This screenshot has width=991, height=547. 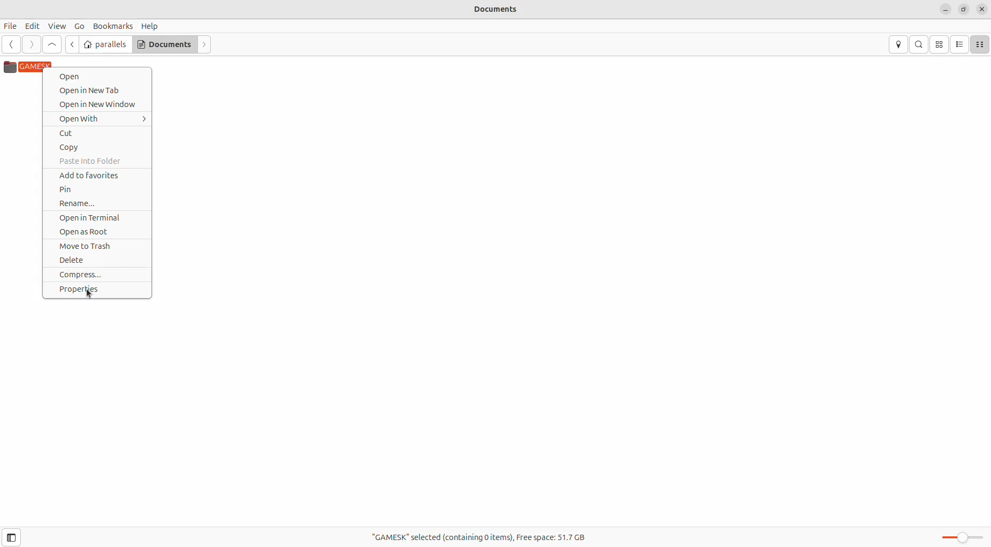 What do you see at coordinates (80, 27) in the screenshot?
I see `Go` at bounding box center [80, 27].